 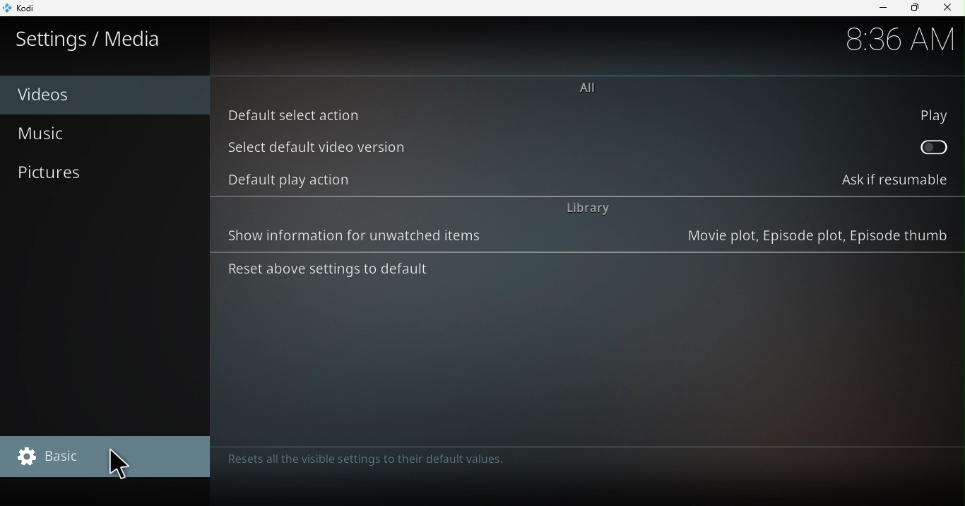 What do you see at coordinates (589, 178) in the screenshot?
I see `Default play action : Ask if resumable` at bounding box center [589, 178].